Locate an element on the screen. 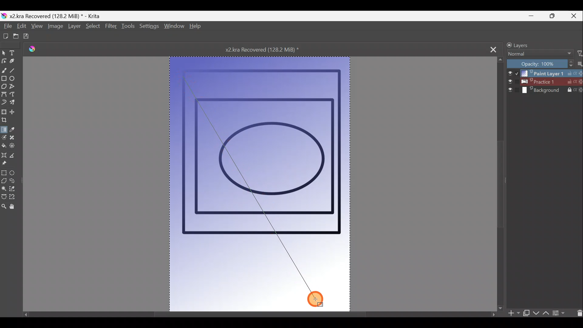  Minimise is located at coordinates (534, 16).